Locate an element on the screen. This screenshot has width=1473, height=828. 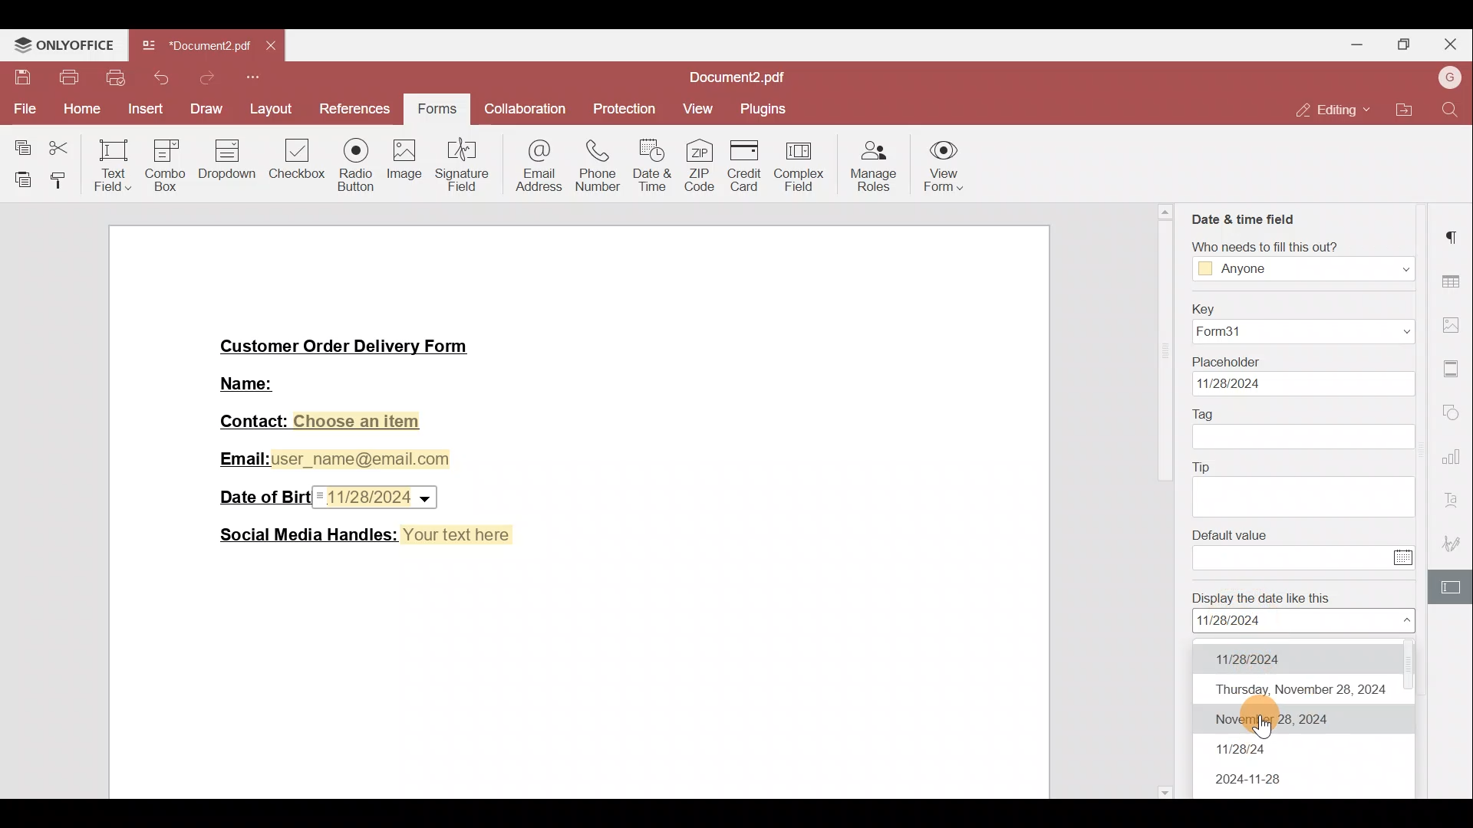
Protection is located at coordinates (629, 110).